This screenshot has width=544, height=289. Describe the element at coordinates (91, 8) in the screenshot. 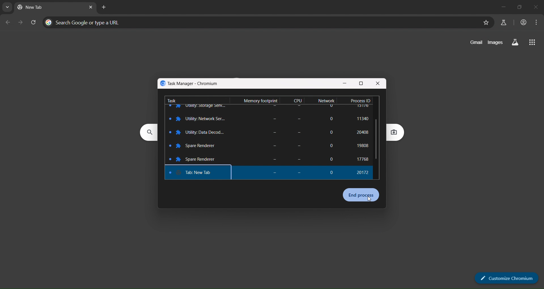

I see `close tab` at that location.